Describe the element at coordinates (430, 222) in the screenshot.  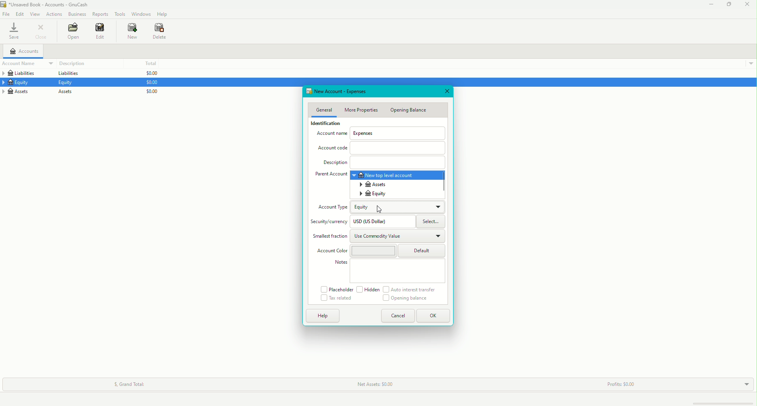
I see `Select` at that location.